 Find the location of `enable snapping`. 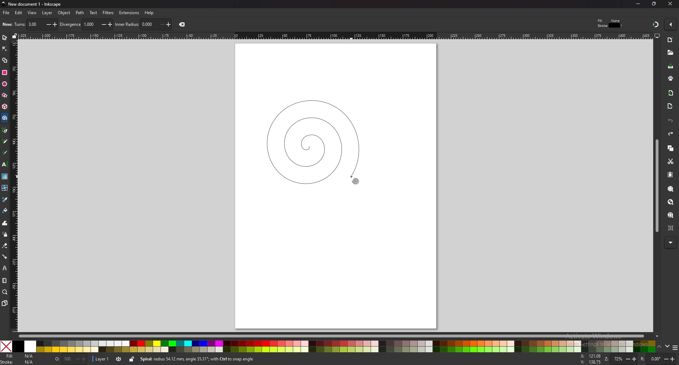

enable snapping is located at coordinates (670, 24).